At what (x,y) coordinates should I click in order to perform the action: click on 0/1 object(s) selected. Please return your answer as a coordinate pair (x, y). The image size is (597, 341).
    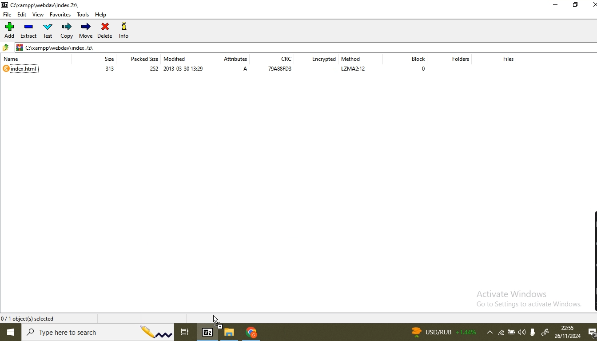
    Looking at the image, I should click on (29, 317).